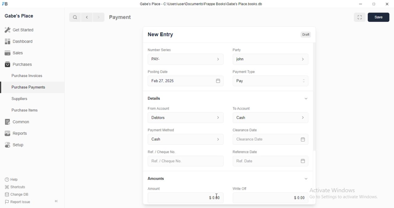 This screenshot has height=208, width=394. I want to click on Write Off, so click(239, 188).